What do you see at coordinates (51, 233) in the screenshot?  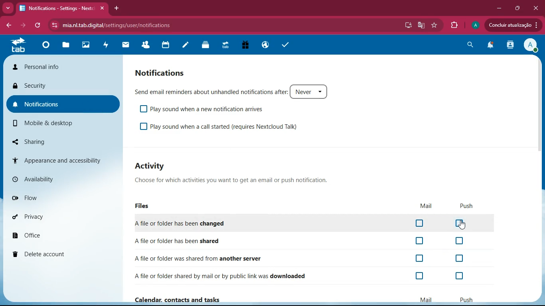 I see `office` at bounding box center [51, 233].